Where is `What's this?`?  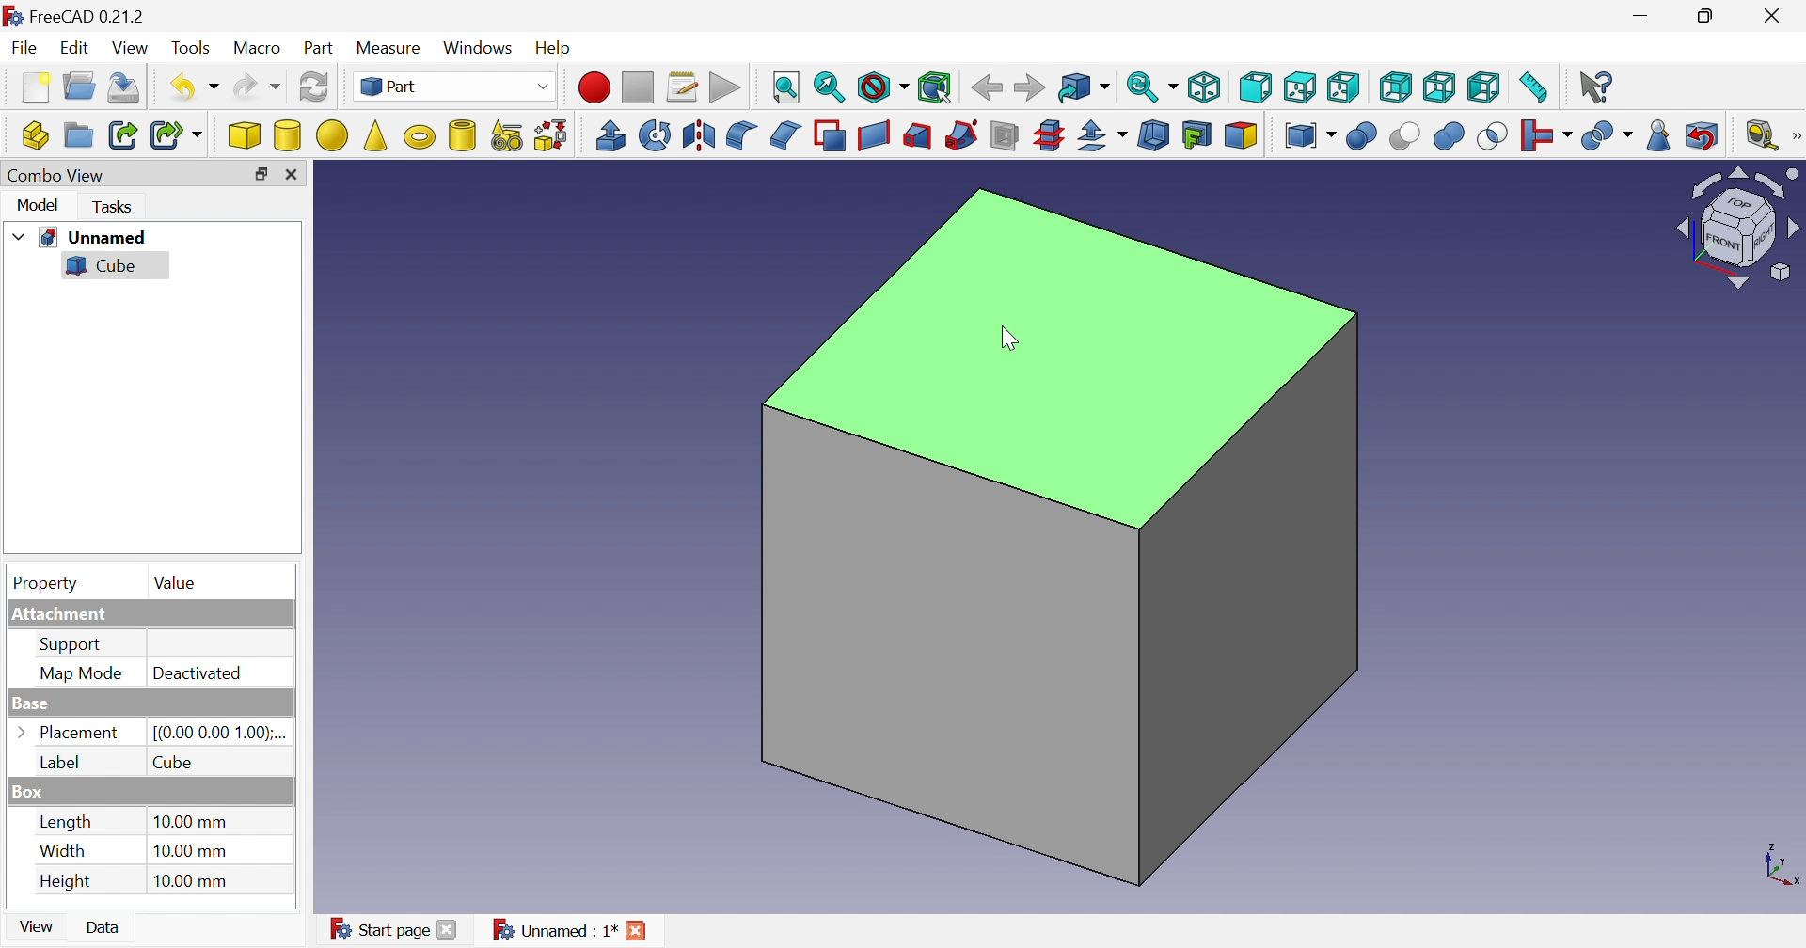 What's this? is located at coordinates (1598, 89).